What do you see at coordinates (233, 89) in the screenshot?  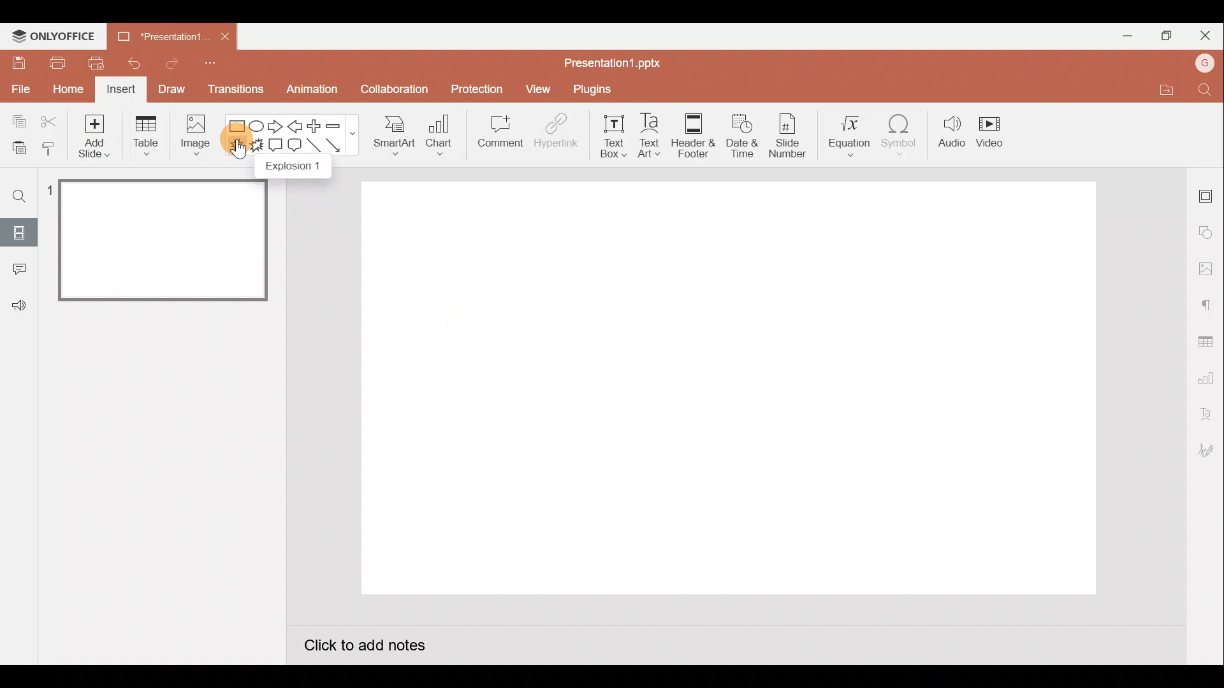 I see `Transitions` at bounding box center [233, 89].